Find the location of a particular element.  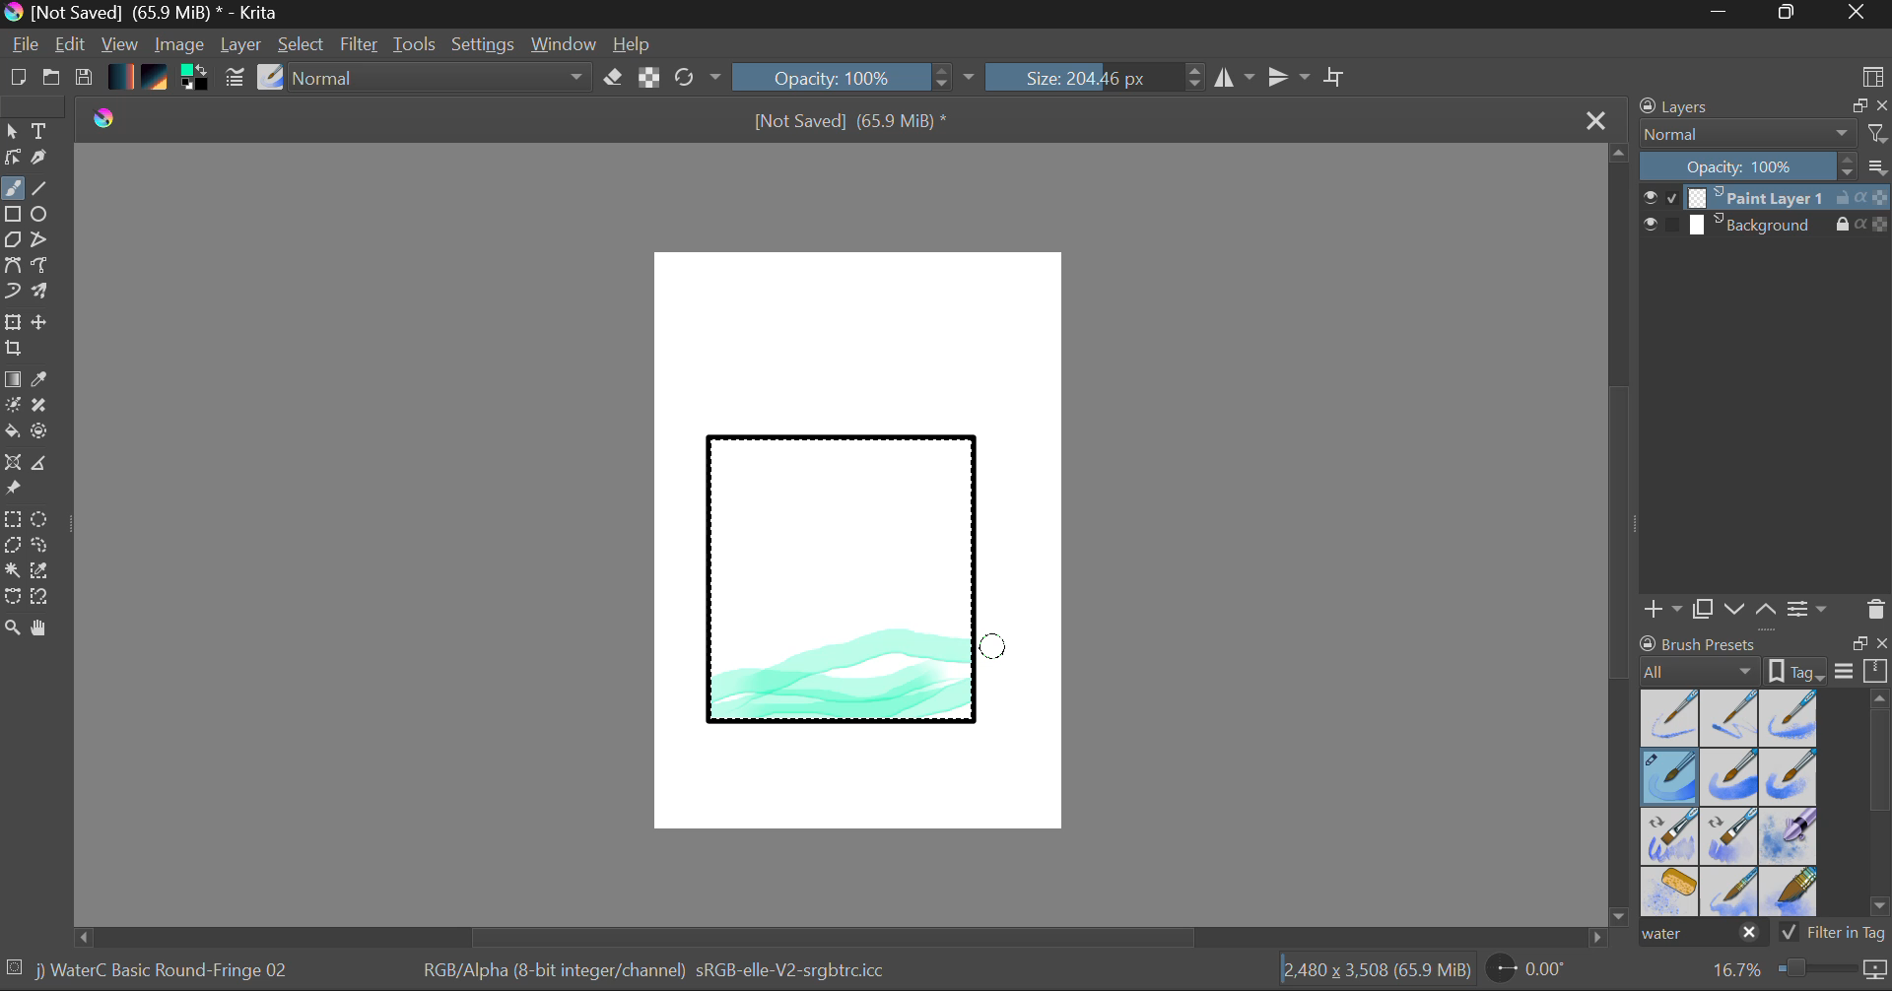

Calligraphic Tool is located at coordinates (46, 162).